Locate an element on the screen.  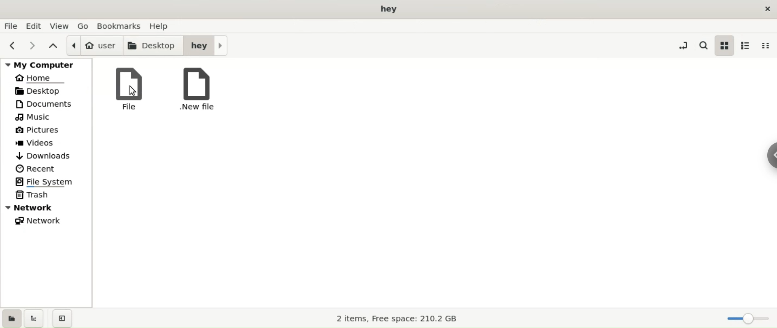
view is located at coordinates (61, 26).